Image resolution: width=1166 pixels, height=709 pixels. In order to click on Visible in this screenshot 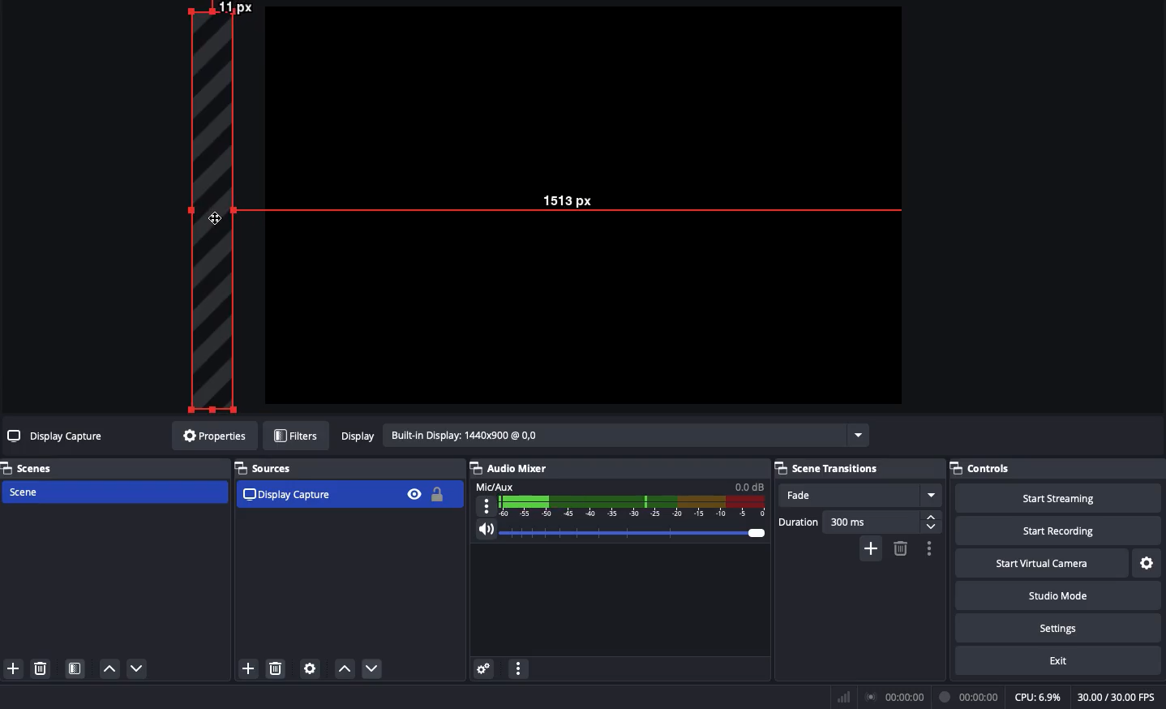, I will do `click(414, 493)`.